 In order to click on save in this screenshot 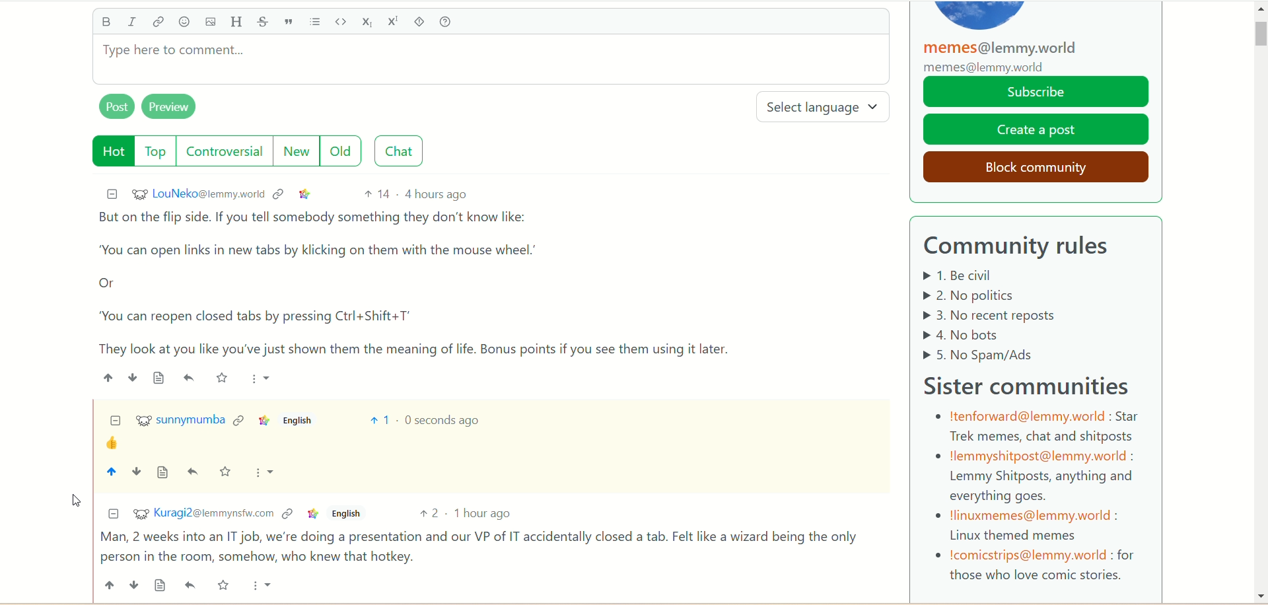, I will do `click(225, 585)`.